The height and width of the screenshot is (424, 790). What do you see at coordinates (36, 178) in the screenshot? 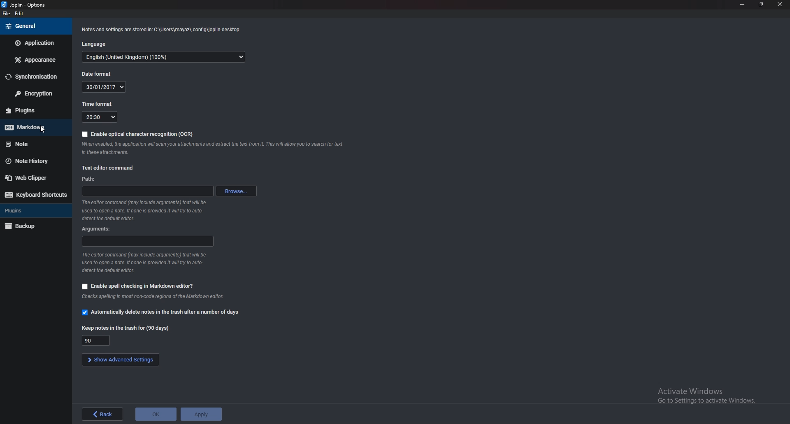
I see `web clipper` at bounding box center [36, 178].